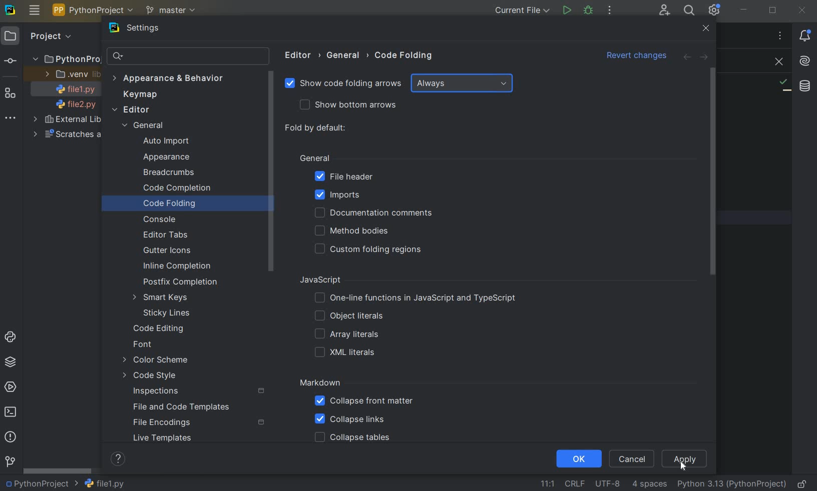  Describe the element at coordinates (686, 467) in the screenshot. I see `Cursor Position` at that location.